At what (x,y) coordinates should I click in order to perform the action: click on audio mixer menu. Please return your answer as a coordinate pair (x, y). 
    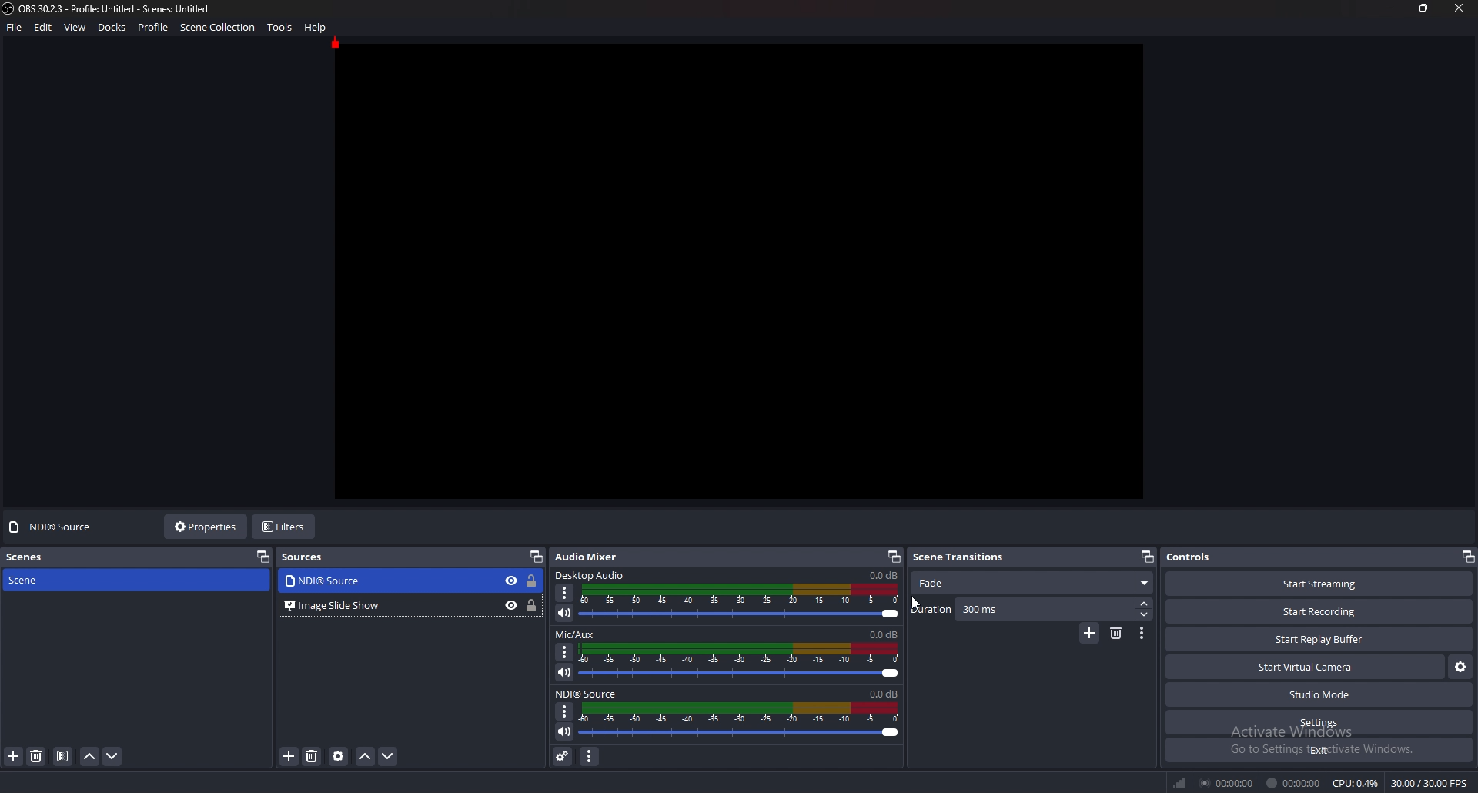
    Looking at the image, I should click on (589, 757).